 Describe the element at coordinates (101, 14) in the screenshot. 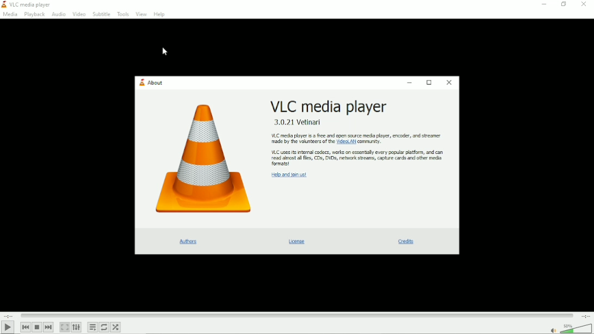

I see `Subtitle` at that location.